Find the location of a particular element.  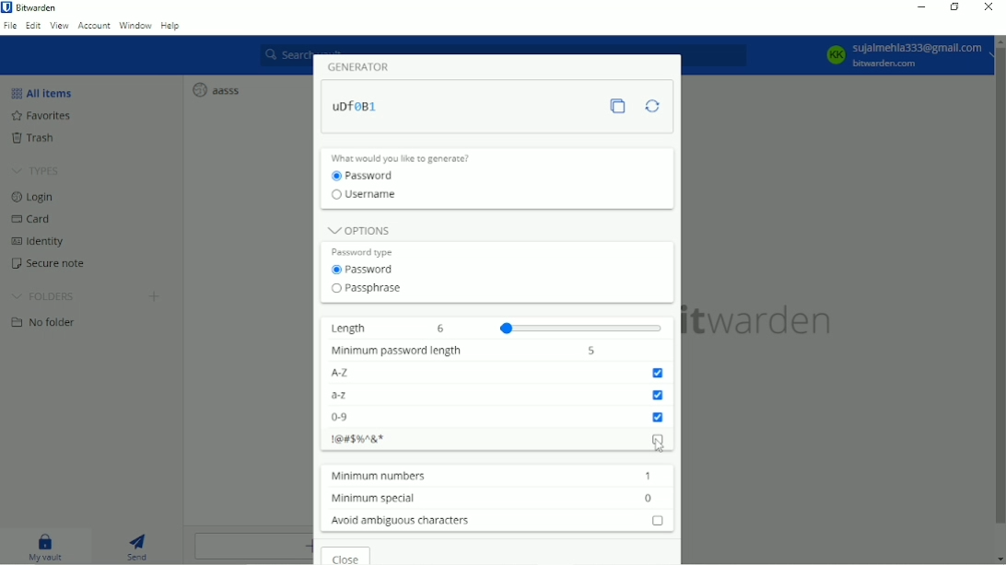

All items is located at coordinates (45, 92).